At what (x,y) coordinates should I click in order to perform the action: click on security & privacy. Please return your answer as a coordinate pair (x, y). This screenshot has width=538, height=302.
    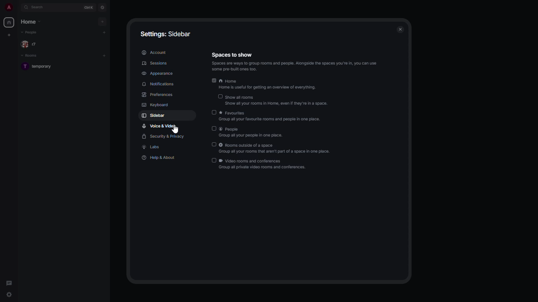
    Looking at the image, I should click on (164, 137).